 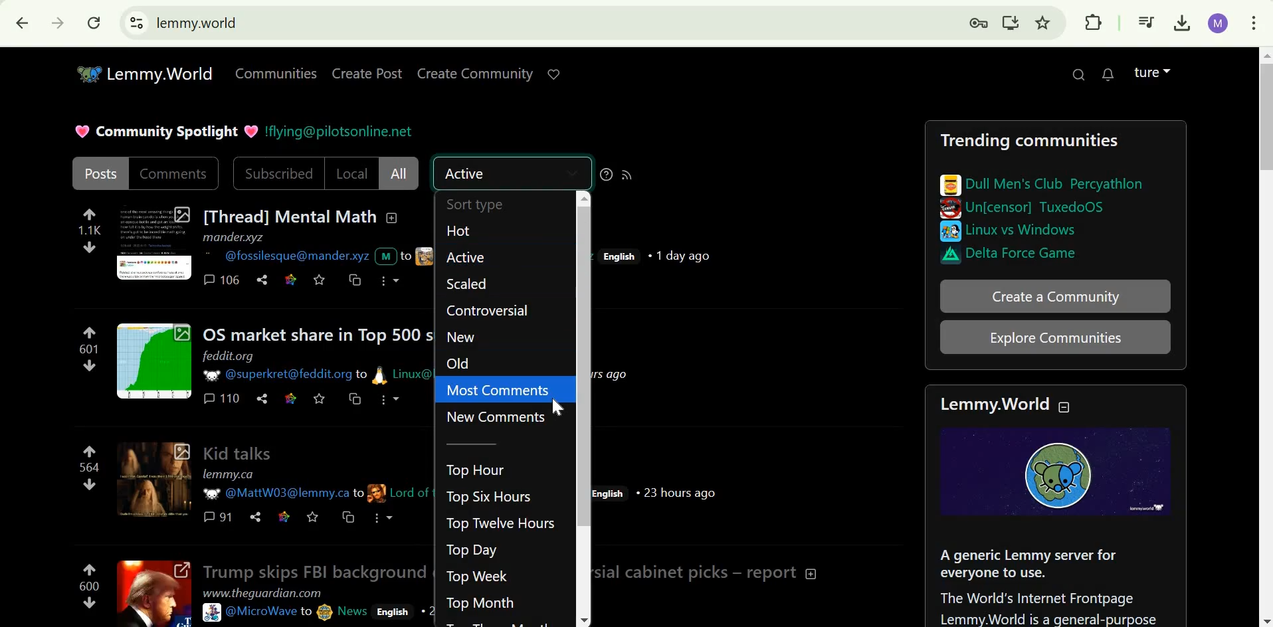 What do you see at coordinates (18, 24) in the screenshot?
I see `Click to go back, hold to see history` at bounding box center [18, 24].